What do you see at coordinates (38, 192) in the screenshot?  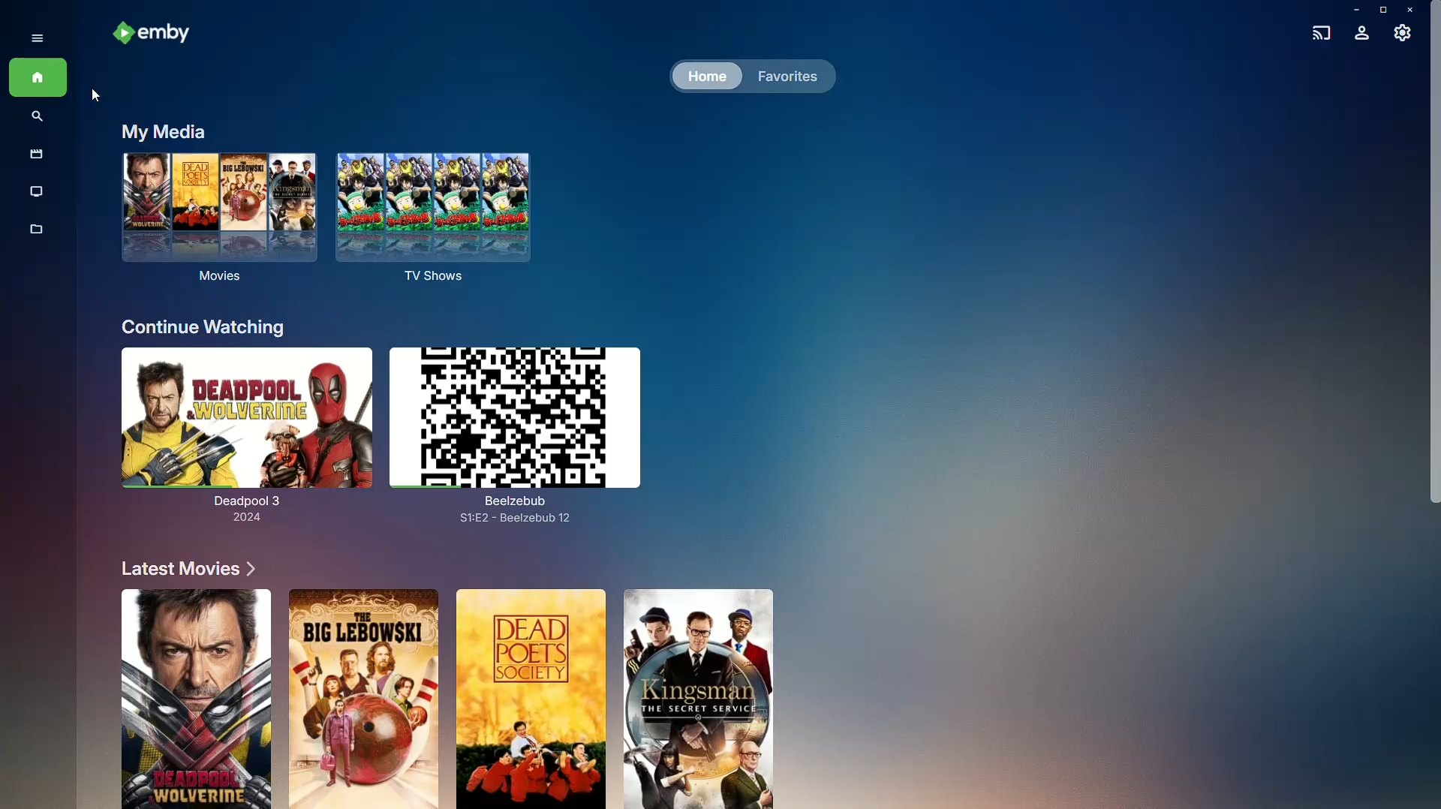 I see `TV Shows` at bounding box center [38, 192].